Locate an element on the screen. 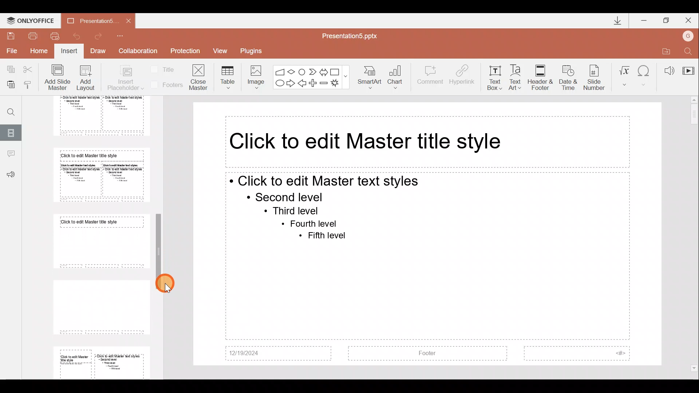  Slide 9 is located at coordinates (103, 361).